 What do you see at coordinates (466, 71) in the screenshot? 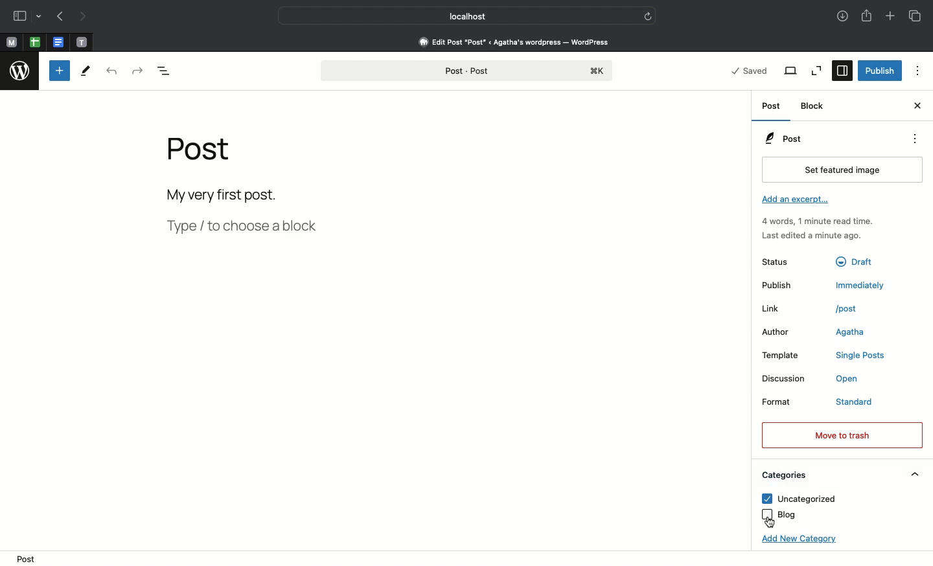
I see `Post-Post` at bounding box center [466, 71].